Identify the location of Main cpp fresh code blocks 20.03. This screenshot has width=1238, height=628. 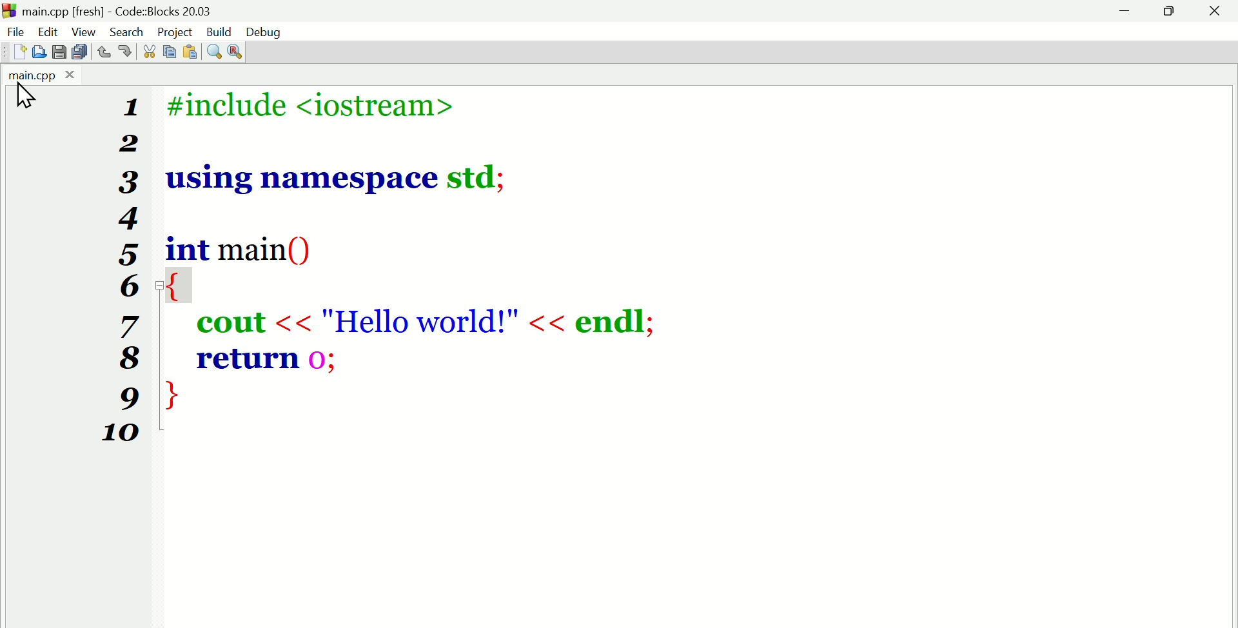
(152, 10).